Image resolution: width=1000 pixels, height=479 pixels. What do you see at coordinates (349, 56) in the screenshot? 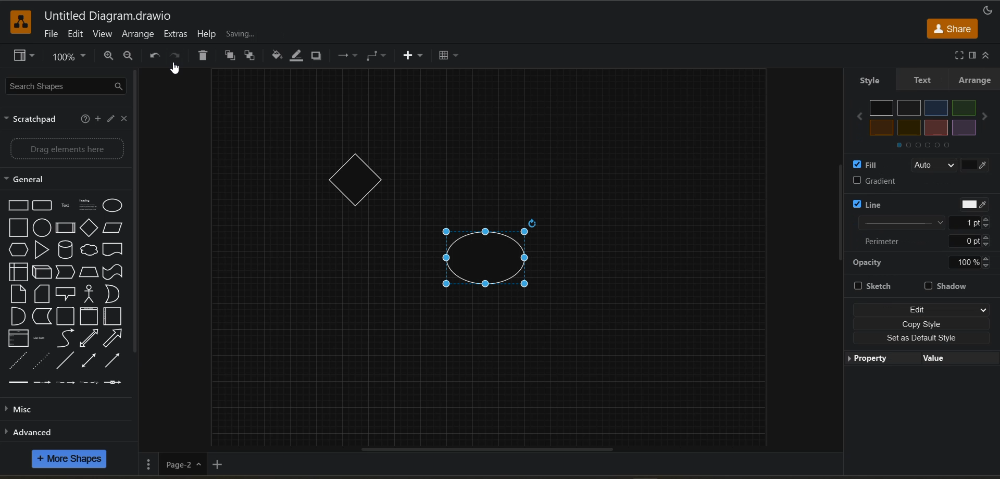
I see `connections` at bounding box center [349, 56].